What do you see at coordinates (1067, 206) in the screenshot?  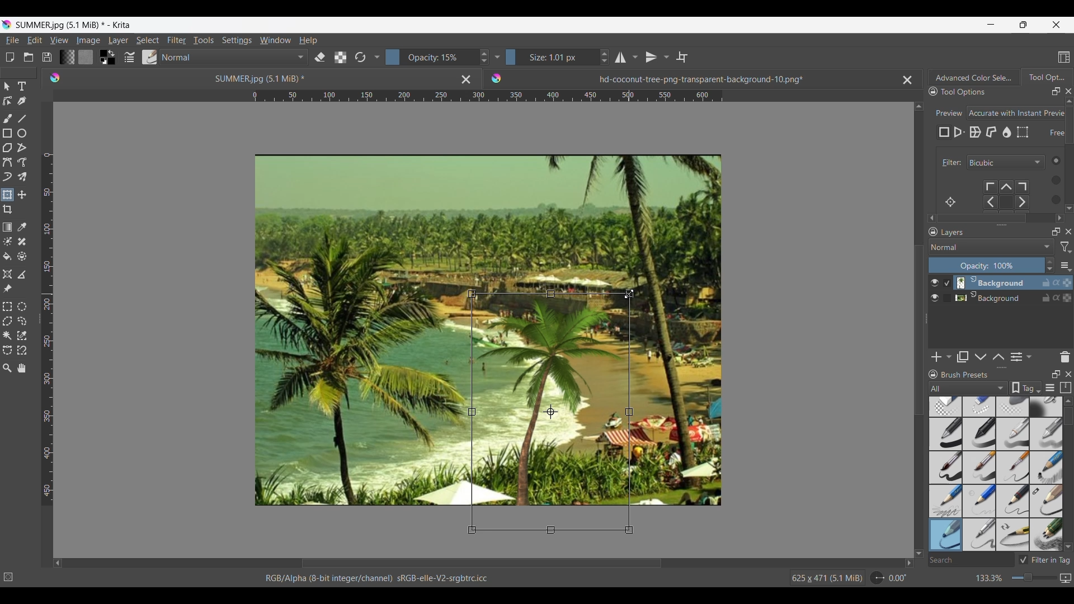 I see `Down` at bounding box center [1067, 206].